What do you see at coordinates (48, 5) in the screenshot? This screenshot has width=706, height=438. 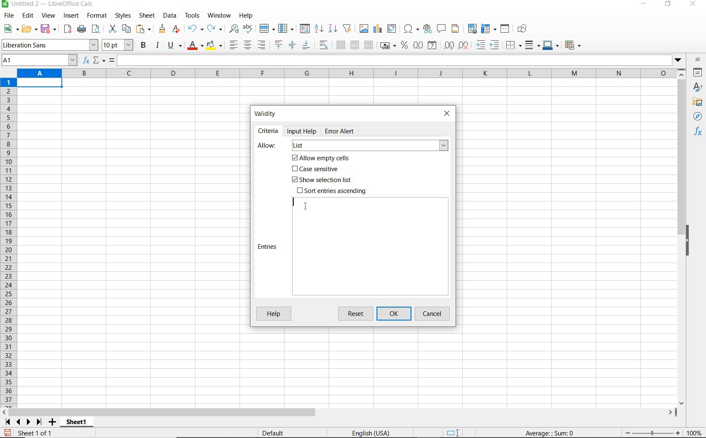 I see `file name` at bounding box center [48, 5].